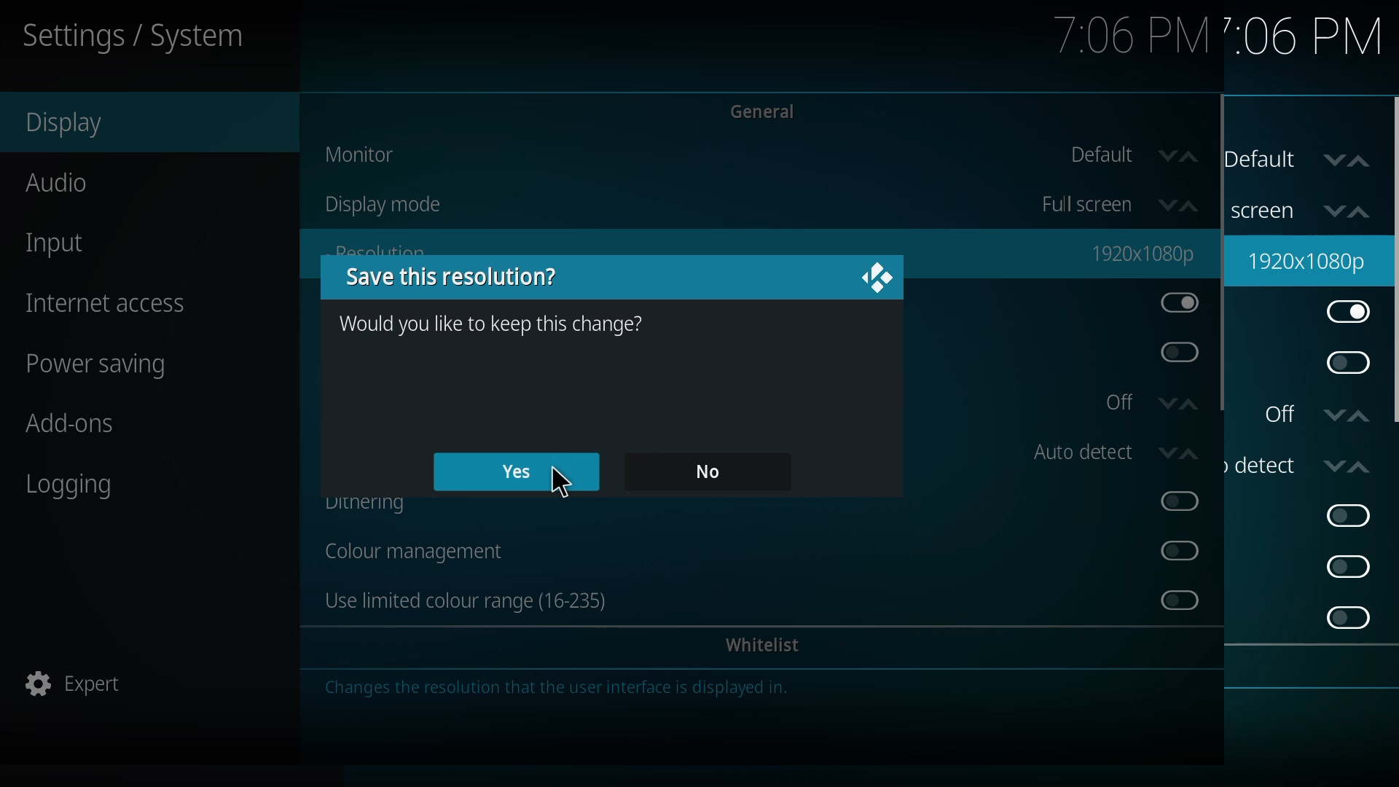 The width and height of the screenshot is (1399, 787). What do you see at coordinates (479, 599) in the screenshot?
I see `use limited color range` at bounding box center [479, 599].